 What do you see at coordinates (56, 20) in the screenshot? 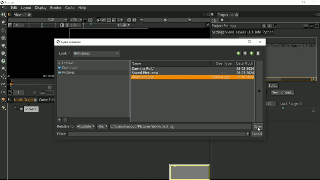
I see `RGB` at bounding box center [56, 20].